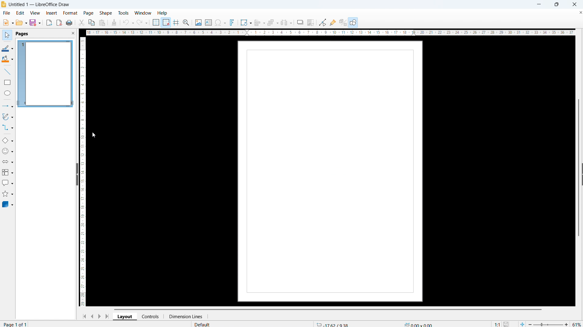 The height and width of the screenshot is (327, 583). What do you see at coordinates (577, 323) in the screenshot?
I see `zoom level` at bounding box center [577, 323].